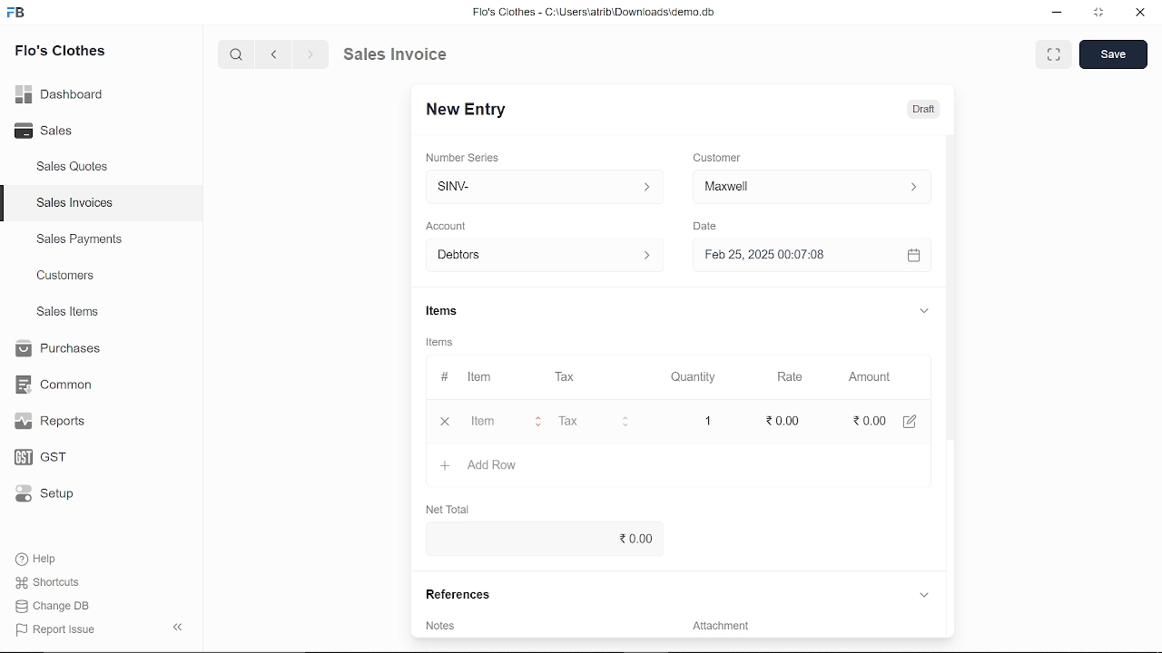 Image resolution: width=1162 pixels, height=653 pixels. Describe the element at coordinates (38, 559) in the screenshot. I see `Help` at that location.